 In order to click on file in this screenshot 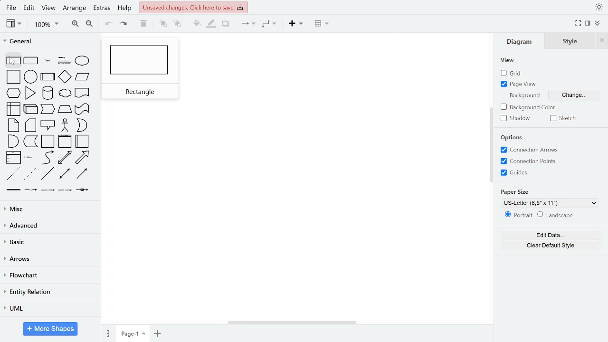, I will do `click(11, 9)`.